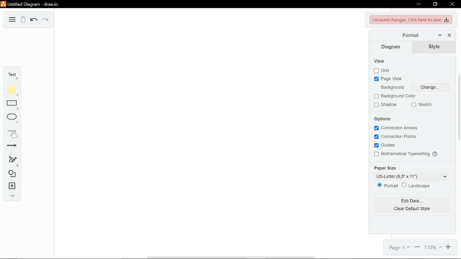  Describe the element at coordinates (407, 35) in the screenshot. I see `Format` at that location.